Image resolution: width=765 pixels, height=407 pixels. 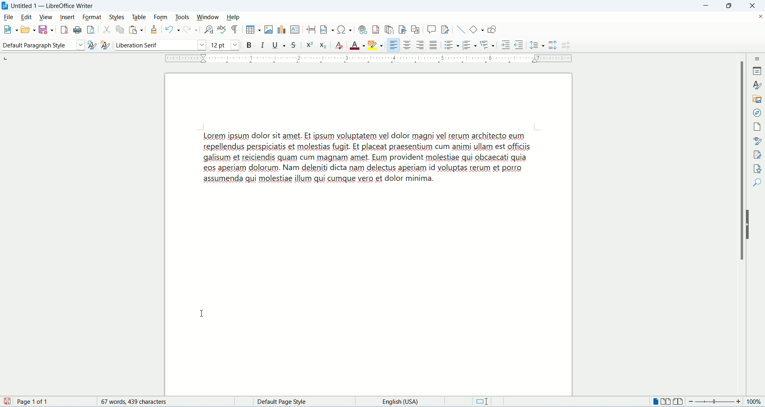 What do you see at coordinates (552, 45) in the screenshot?
I see `increase paragraph spacing` at bounding box center [552, 45].